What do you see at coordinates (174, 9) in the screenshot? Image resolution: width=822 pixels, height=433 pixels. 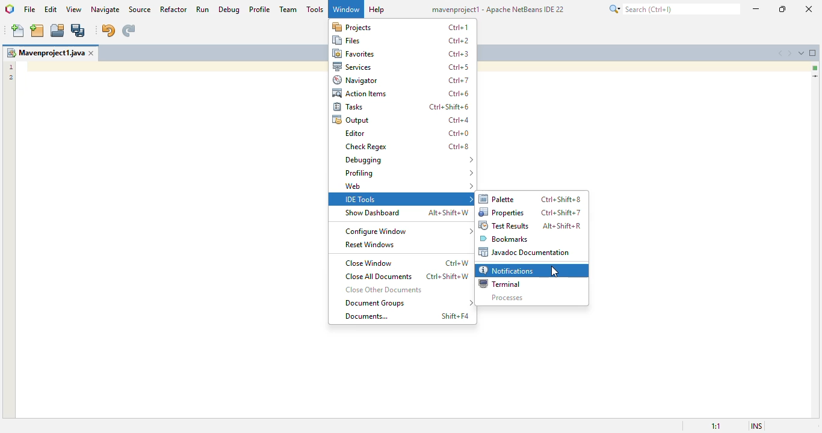 I see `refactor` at bounding box center [174, 9].